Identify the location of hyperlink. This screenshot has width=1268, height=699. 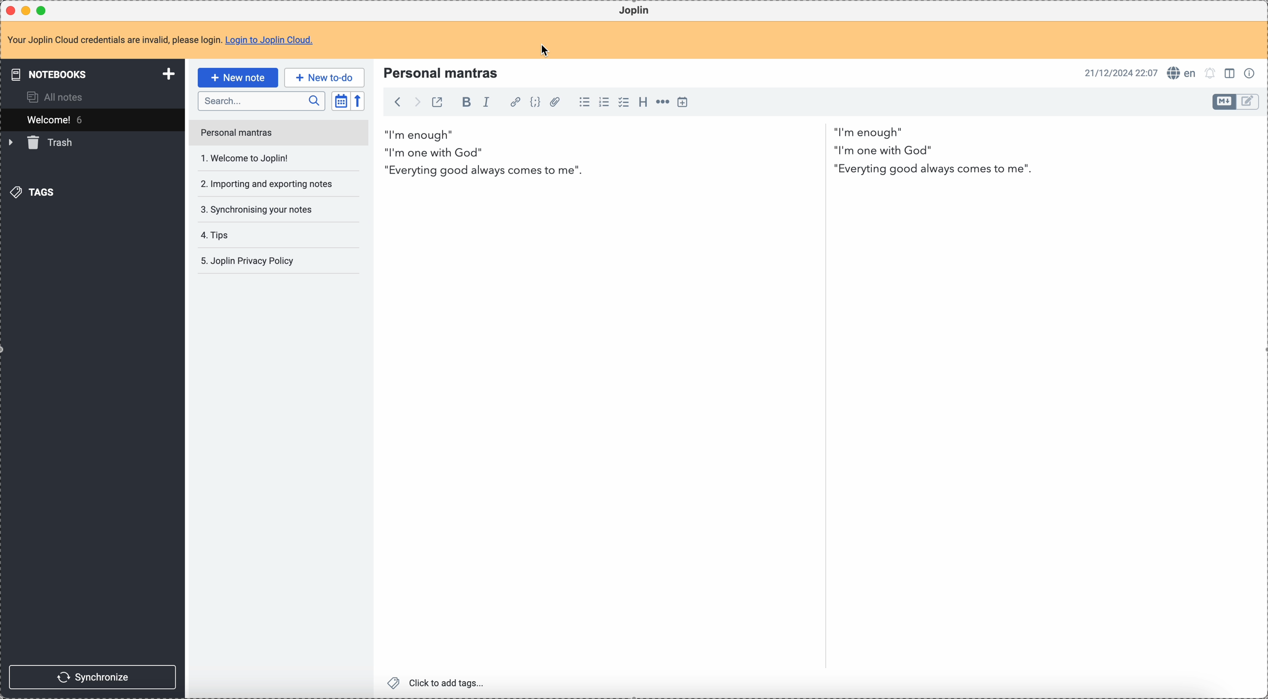
(513, 103).